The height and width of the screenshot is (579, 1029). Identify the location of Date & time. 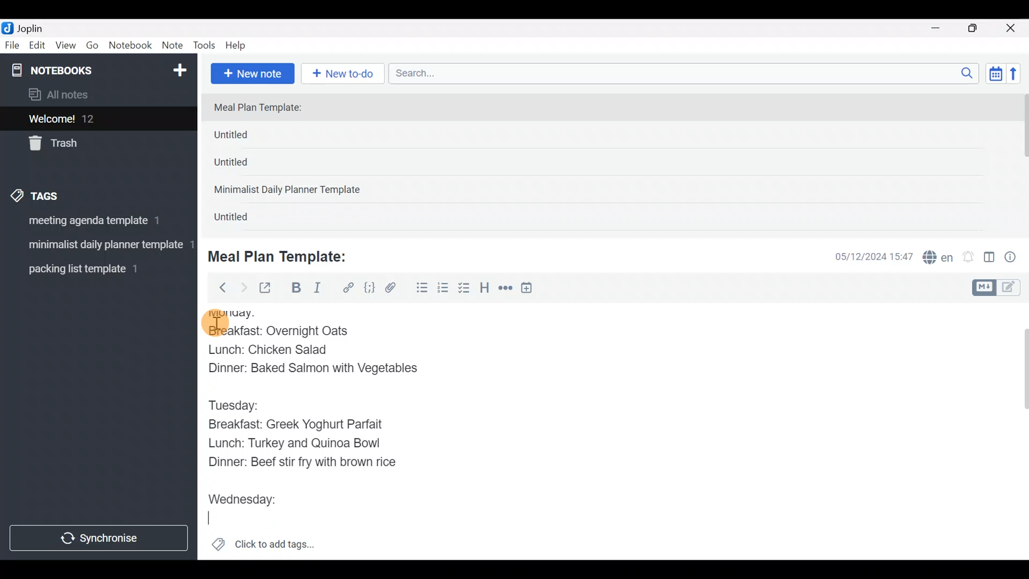
(866, 256).